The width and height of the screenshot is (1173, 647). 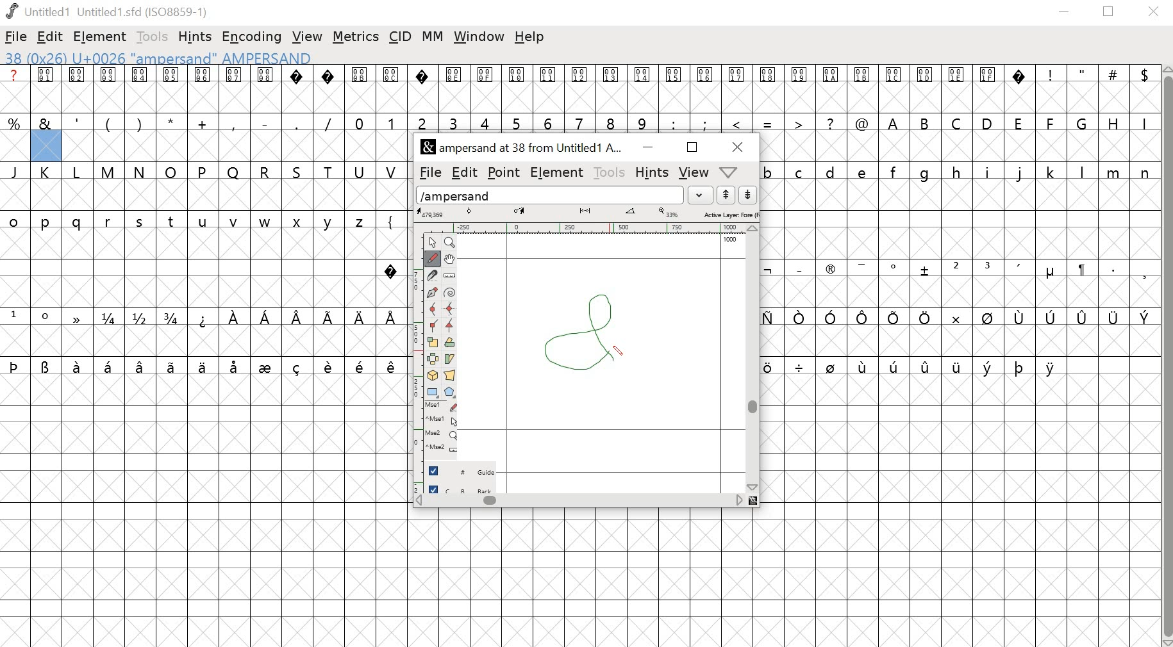 I want to click on 1, so click(x=15, y=316).